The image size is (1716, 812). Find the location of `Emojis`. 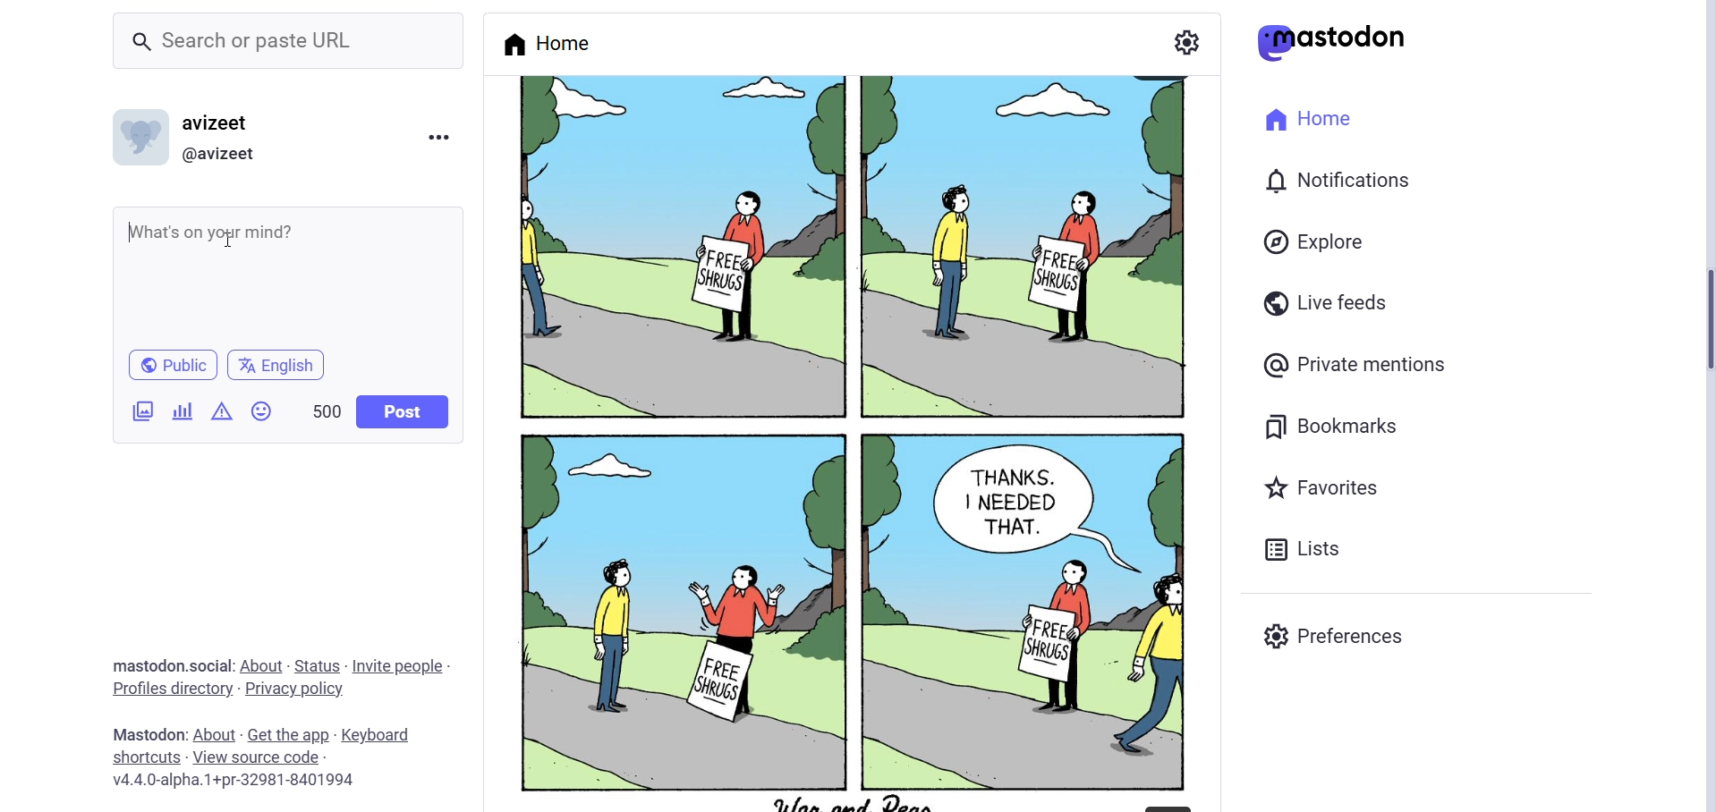

Emojis is located at coordinates (264, 413).